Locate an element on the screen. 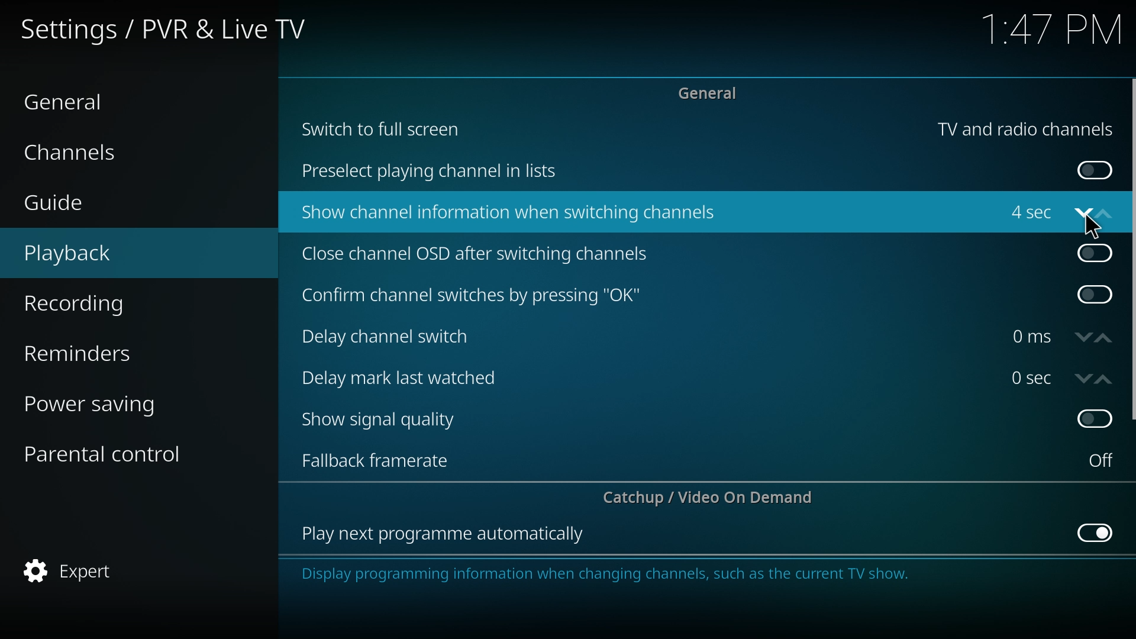 This screenshot has width=1136, height=639. off is located at coordinates (1097, 531).